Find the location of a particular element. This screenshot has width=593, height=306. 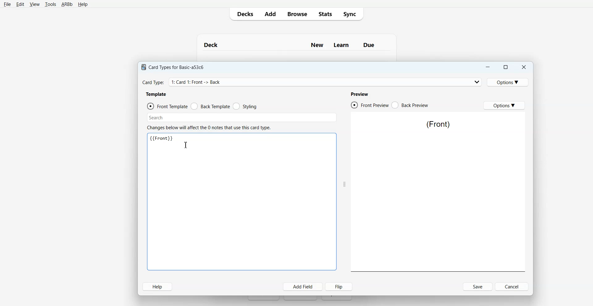

{{Front}} is located at coordinates (162, 138).